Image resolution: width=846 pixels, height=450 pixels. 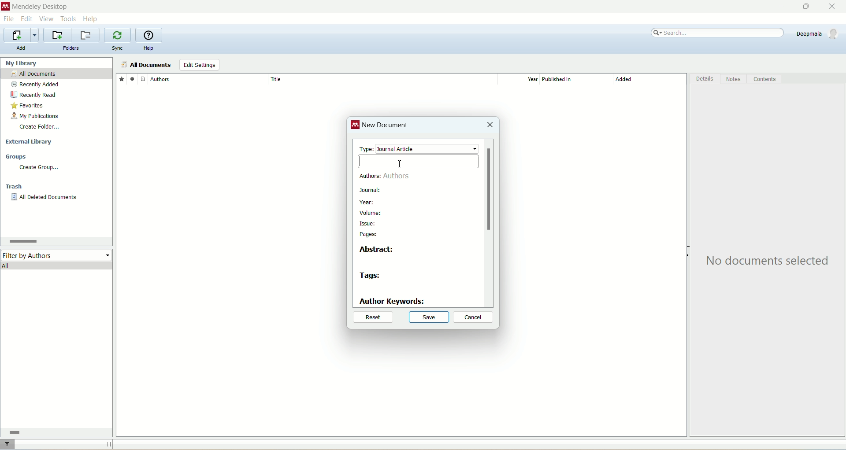 I want to click on filter, so click(x=8, y=444).